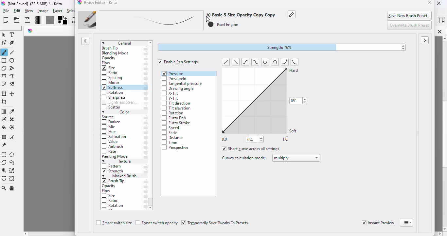 The width and height of the screenshot is (447, 236). What do you see at coordinates (49, 20) in the screenshot?
I see `fill patterns` at bounding box center [49, 20].